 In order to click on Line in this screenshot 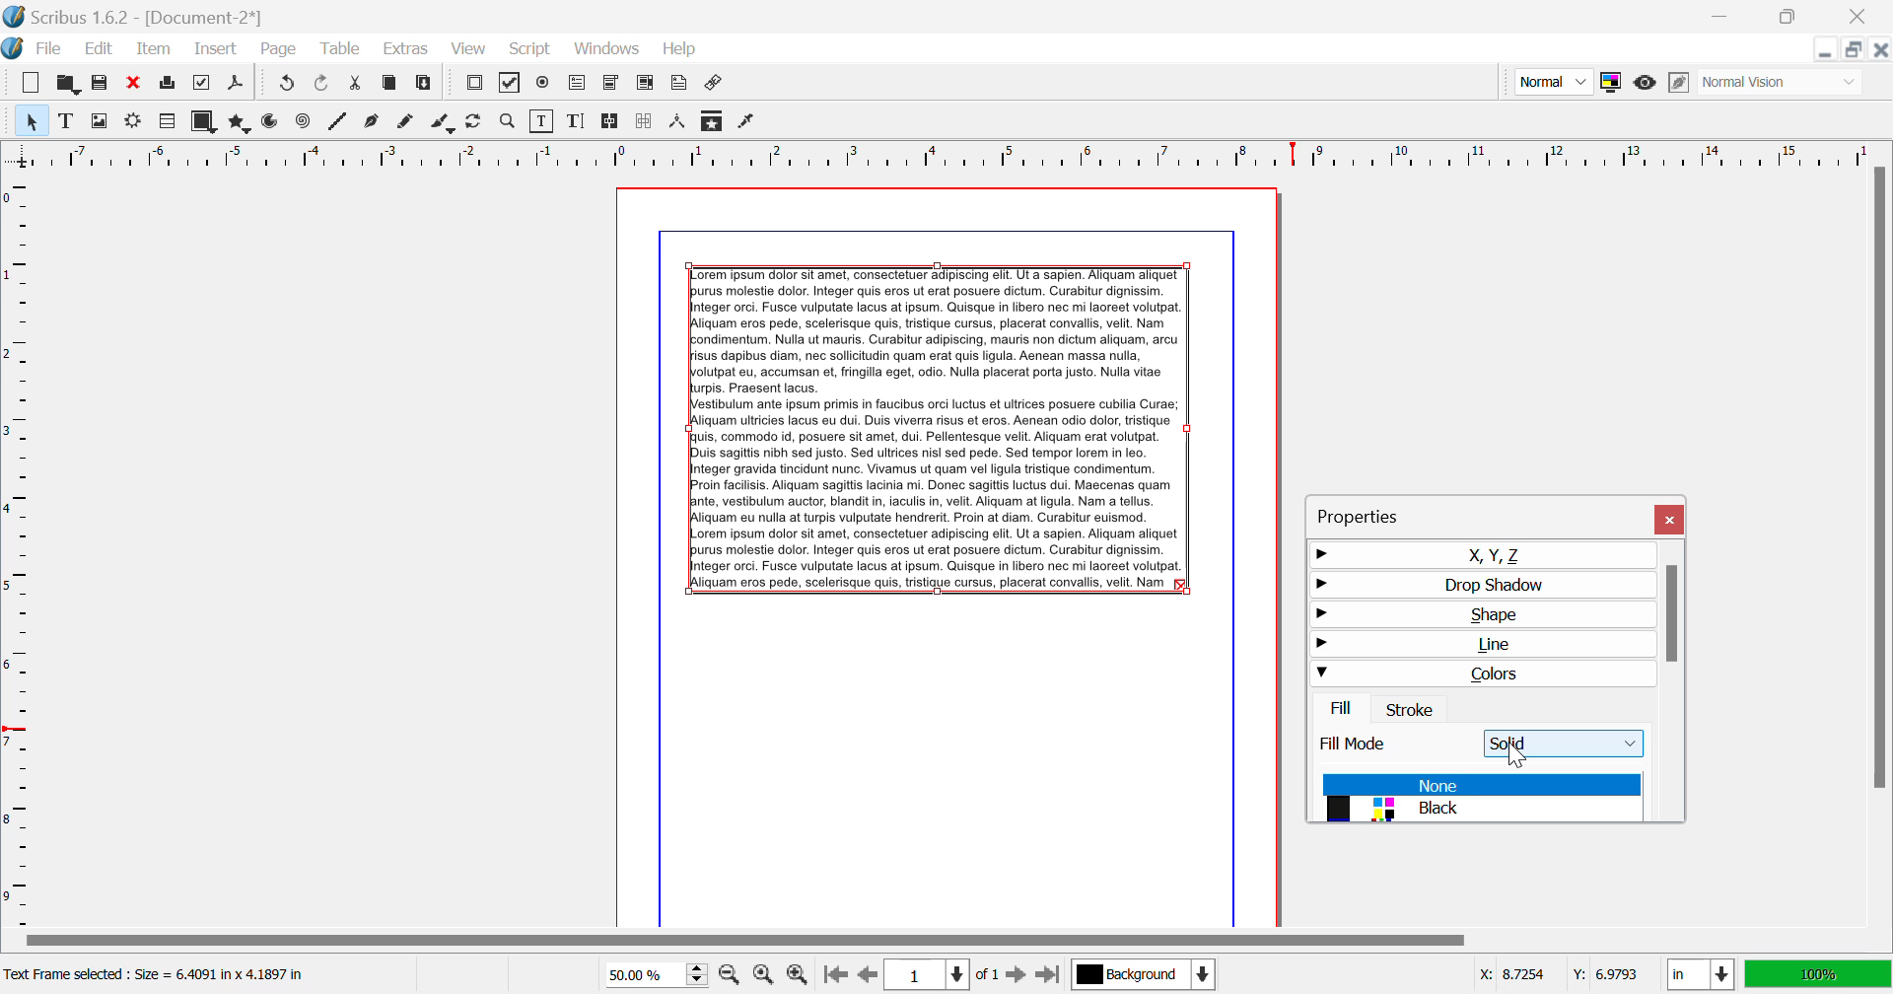, I will do `click(1481, 647)`.